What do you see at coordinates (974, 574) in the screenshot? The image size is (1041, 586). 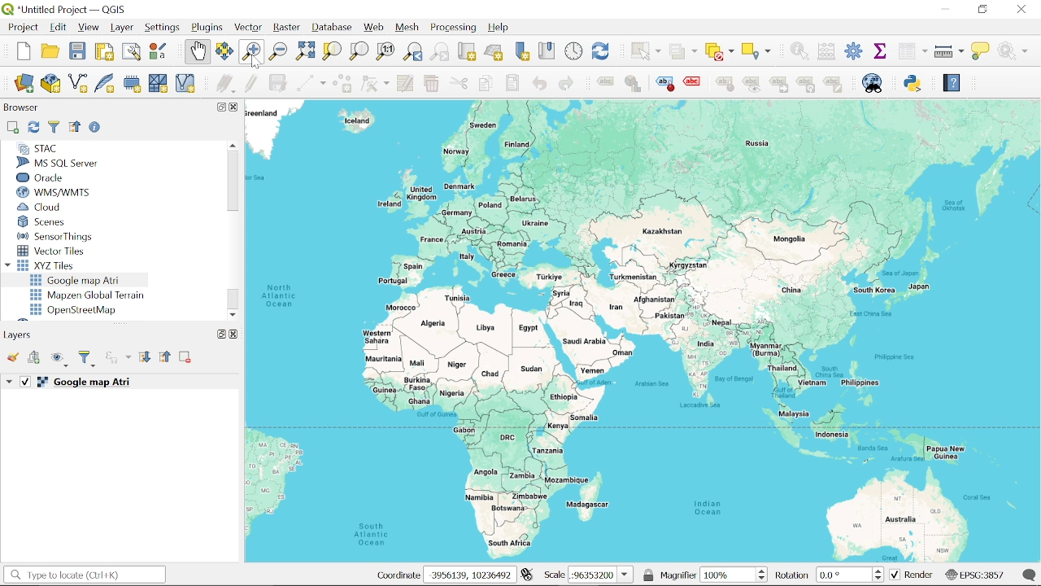 I see `Current CRS` at bounding box center [974, 574].